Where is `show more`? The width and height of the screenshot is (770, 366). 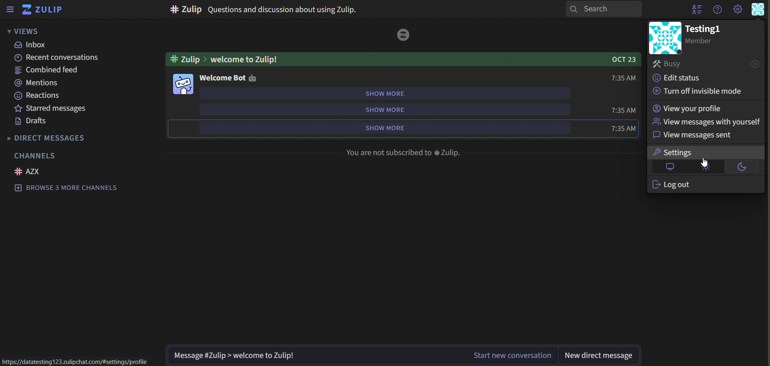 show more is located at coordinates (381, 129).